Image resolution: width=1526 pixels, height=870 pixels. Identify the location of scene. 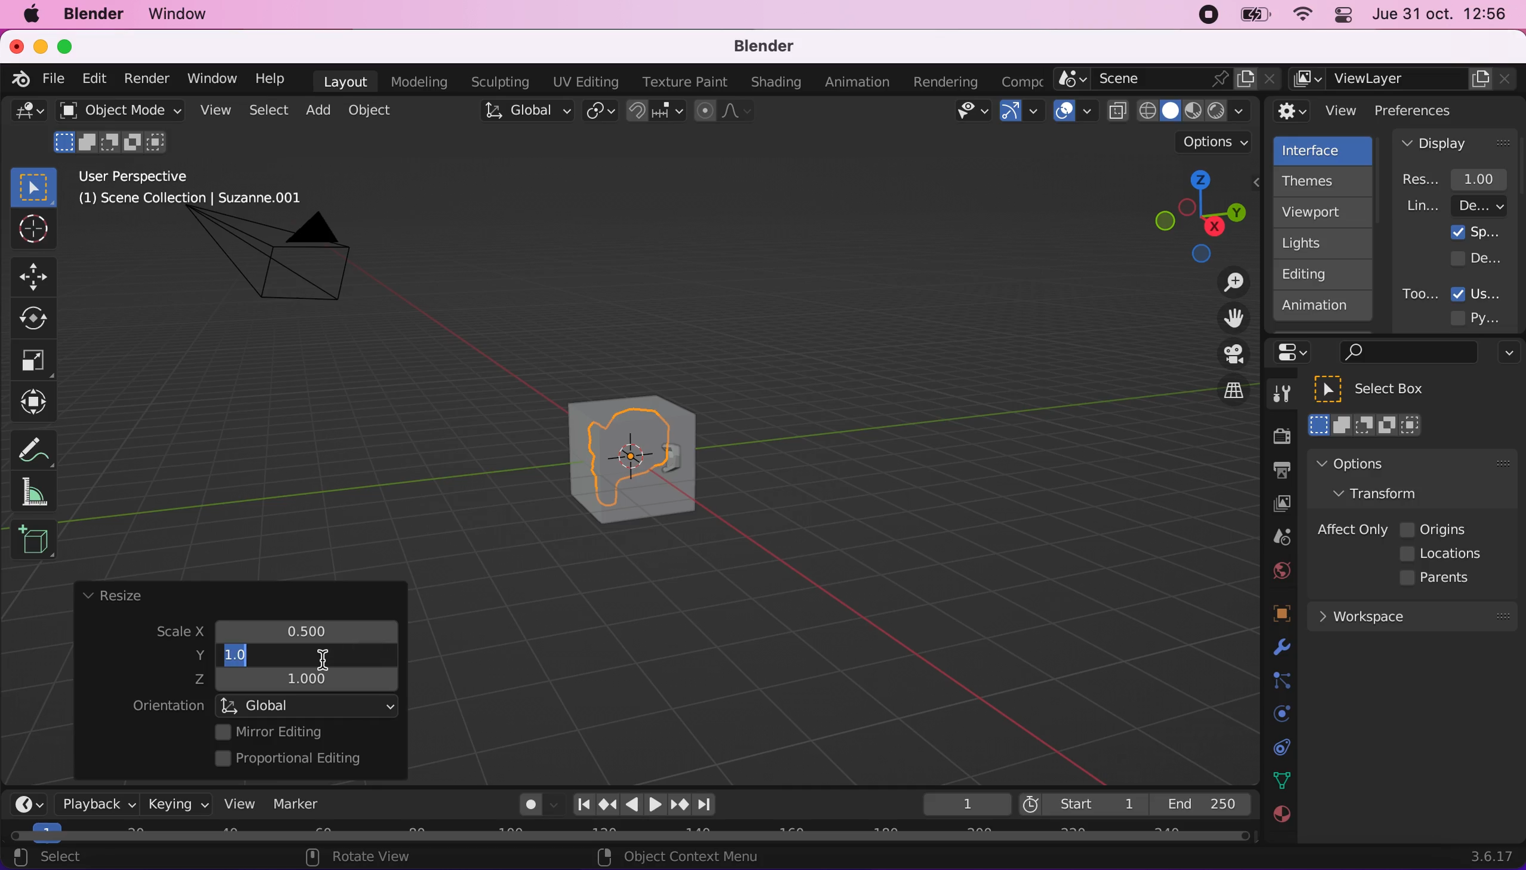
(1276, 538).